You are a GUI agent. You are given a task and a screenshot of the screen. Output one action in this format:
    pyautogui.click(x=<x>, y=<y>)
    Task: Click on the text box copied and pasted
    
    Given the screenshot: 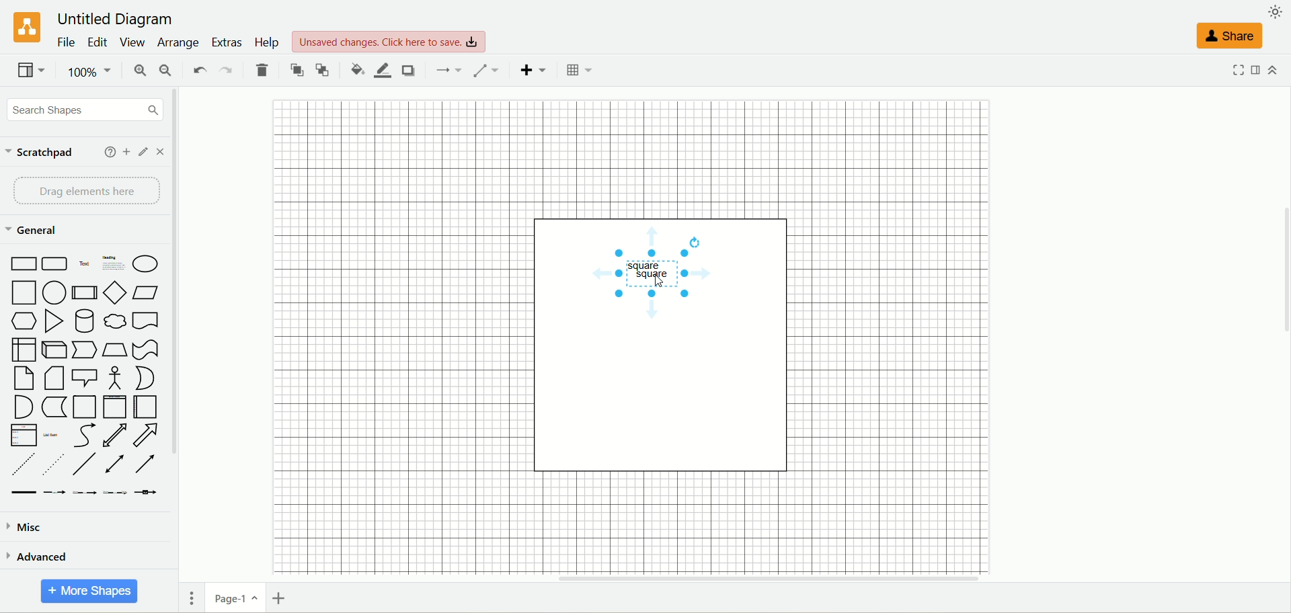 What is the action you would take?
    pyautogui.click(x=660, y=282)
    